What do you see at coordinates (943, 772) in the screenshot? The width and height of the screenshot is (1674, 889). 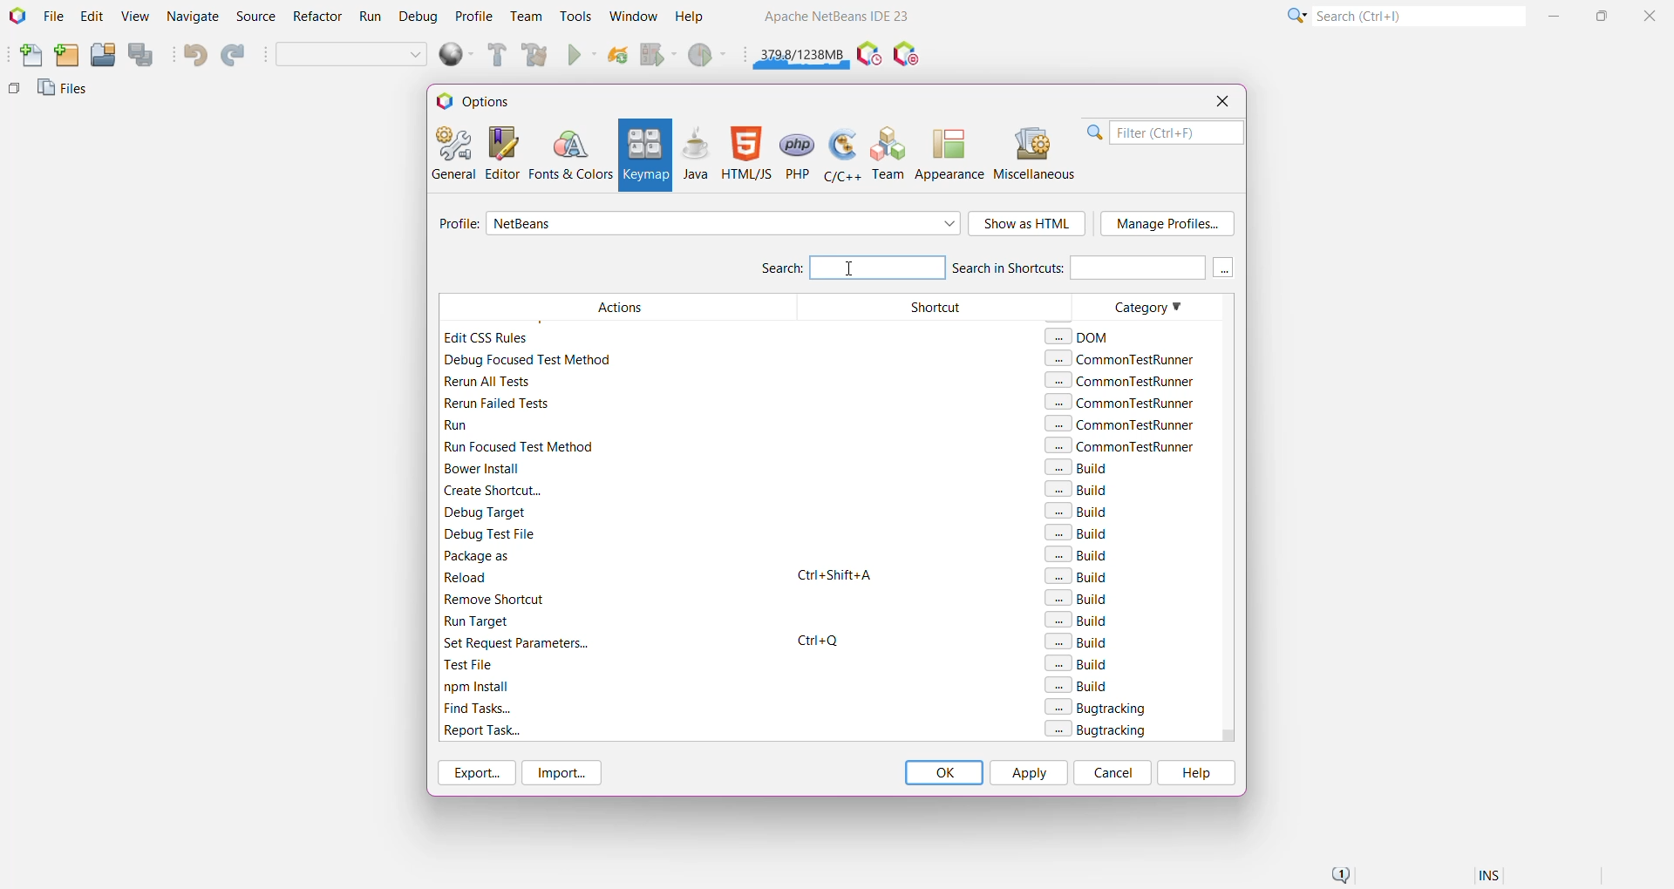 I see `OK` at bounding box center [943, 772].